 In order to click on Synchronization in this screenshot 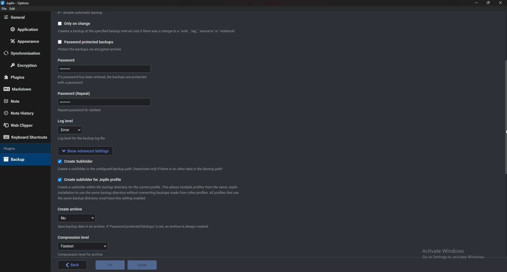, I will do `click(25, 54)`.